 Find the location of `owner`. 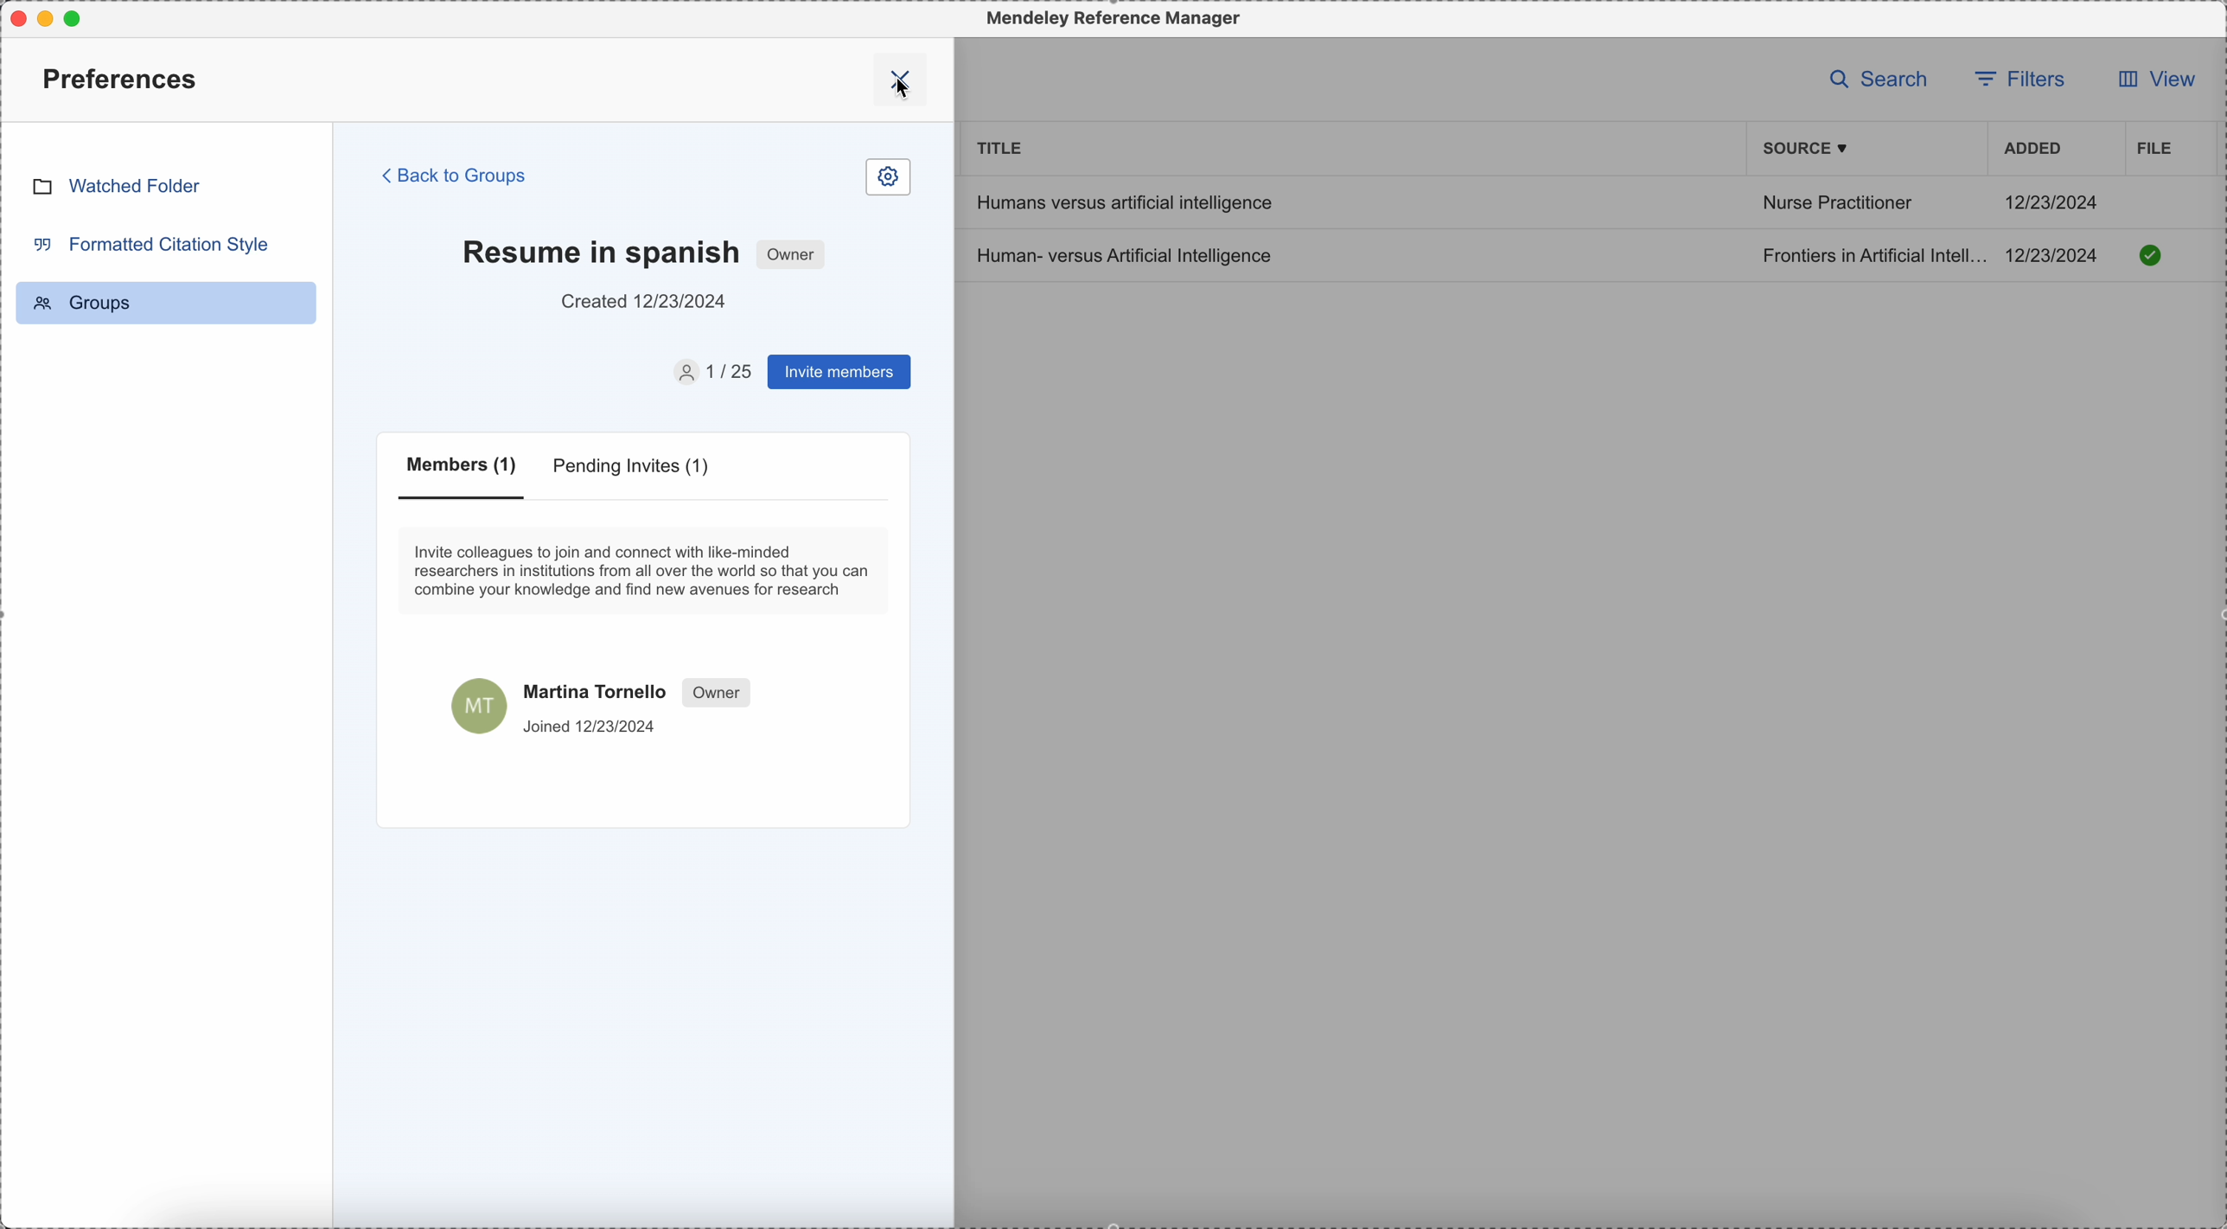

owner is located at coordinates (792, 253).